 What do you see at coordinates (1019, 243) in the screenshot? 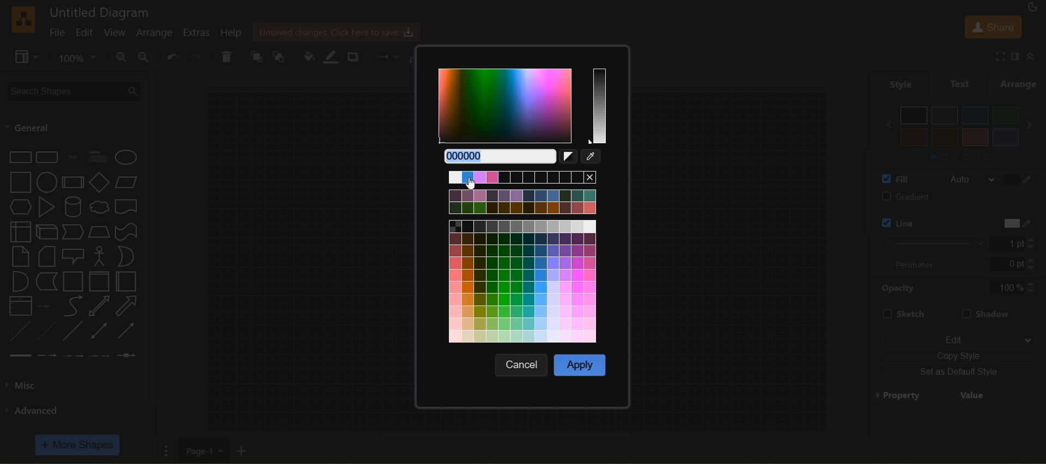
I see `1 pt` at bounding box center [1019, 243].